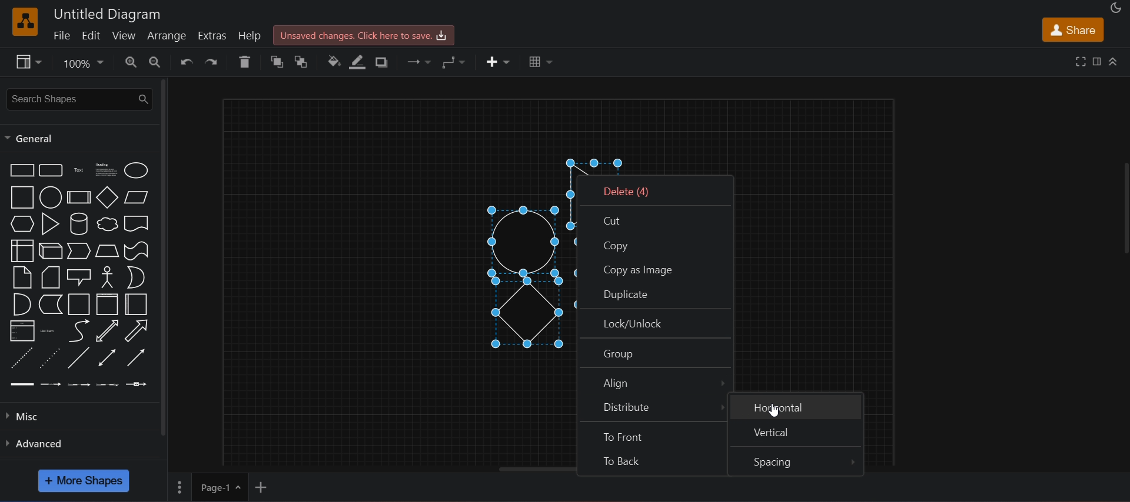 This screenshot has height=502, width=1130. Describe the element at coordinates (20, 170) in the screenshot. I see `rectangle` at that location.